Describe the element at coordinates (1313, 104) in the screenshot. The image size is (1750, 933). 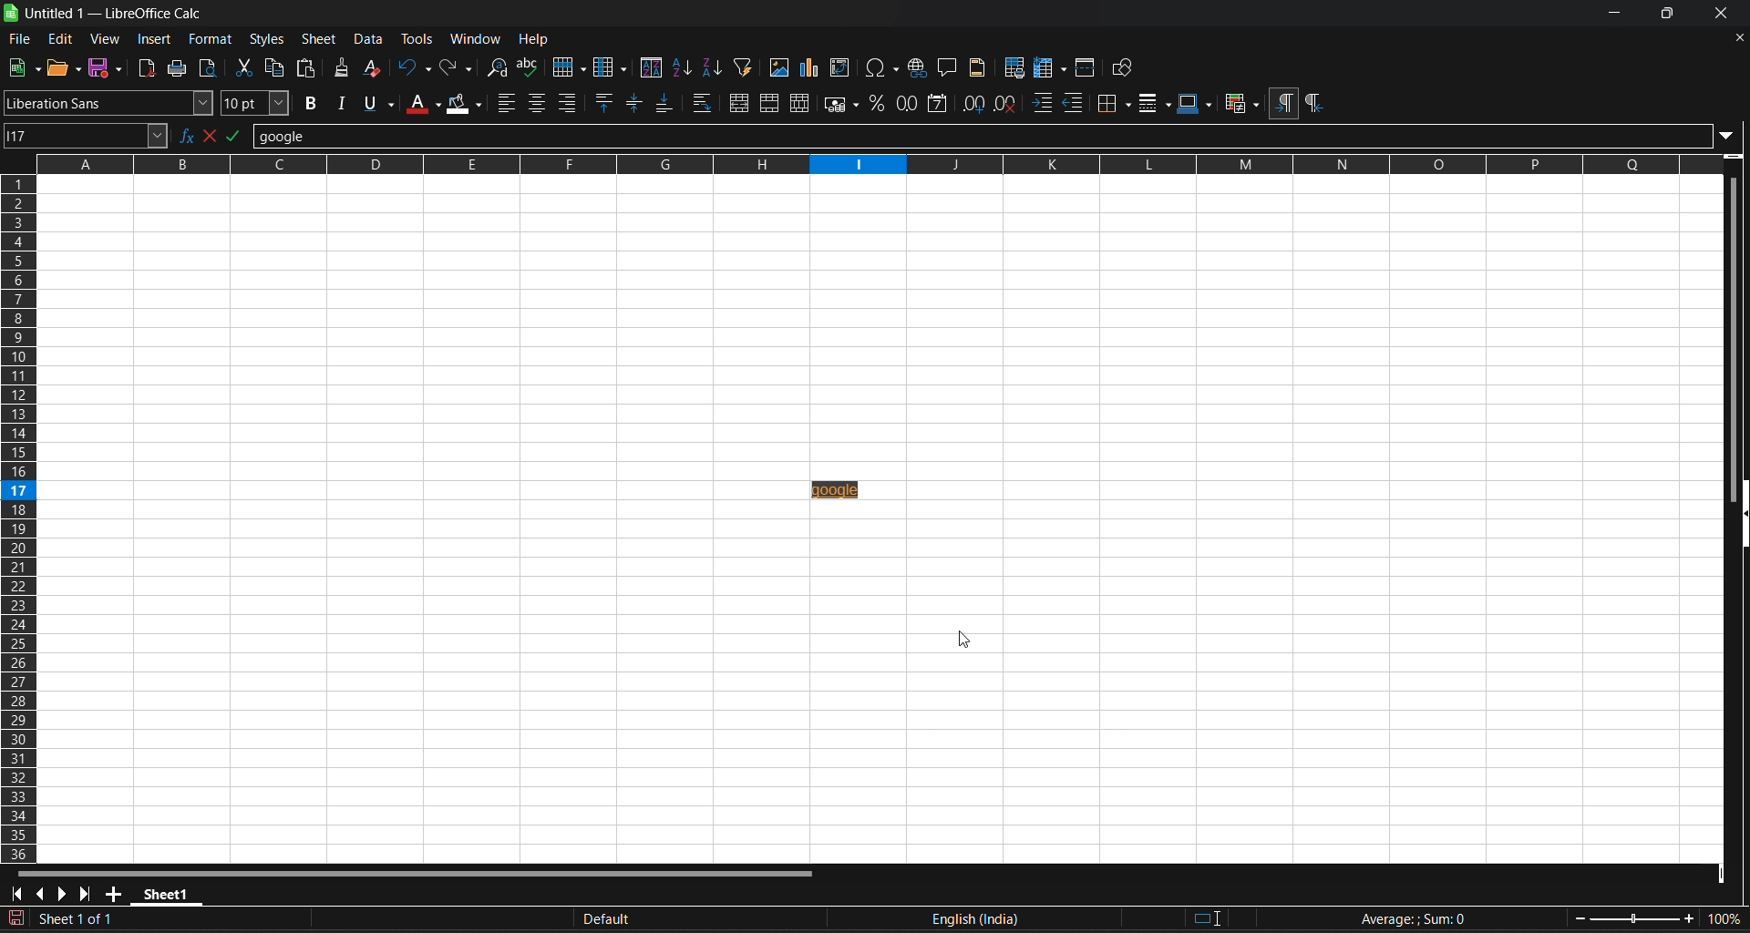
I see `right to left` at that location.